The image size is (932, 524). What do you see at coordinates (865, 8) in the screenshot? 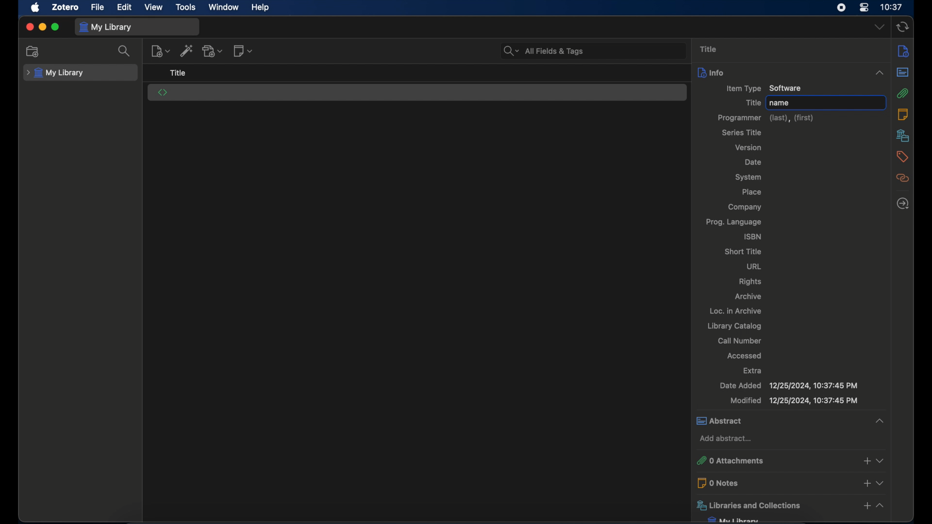
I see `control center` at bounding box center [865, 8].